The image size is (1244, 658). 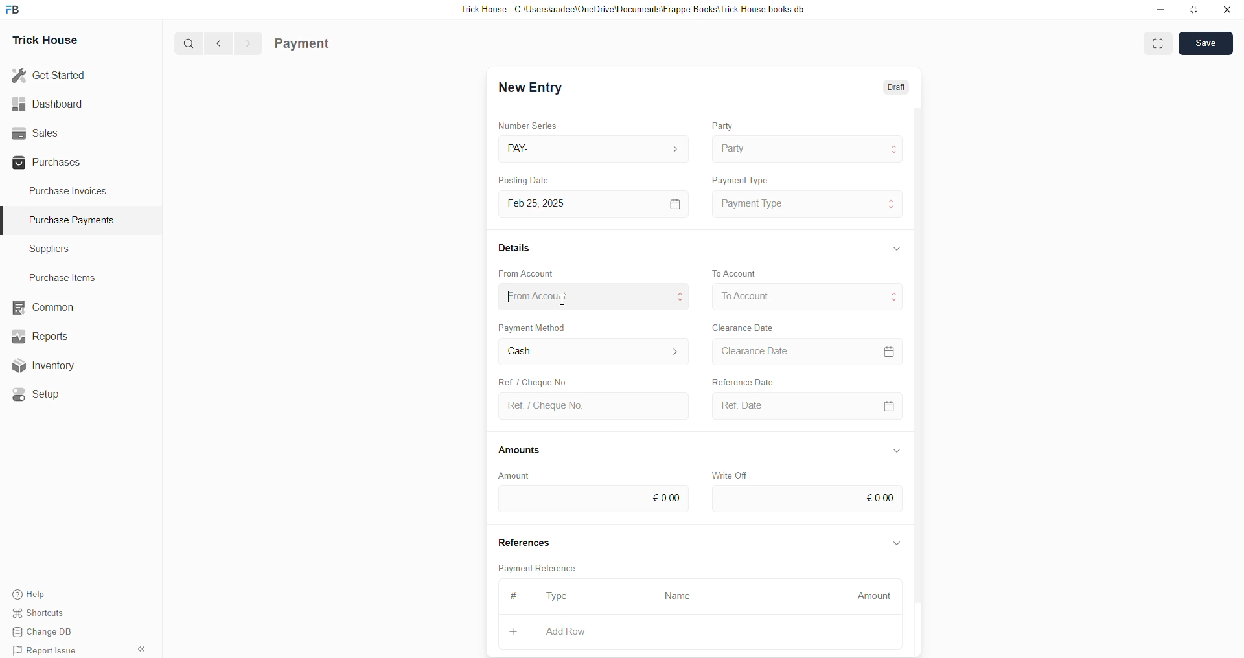 I want to click on Clearance Date, so click(x=746, y=326).